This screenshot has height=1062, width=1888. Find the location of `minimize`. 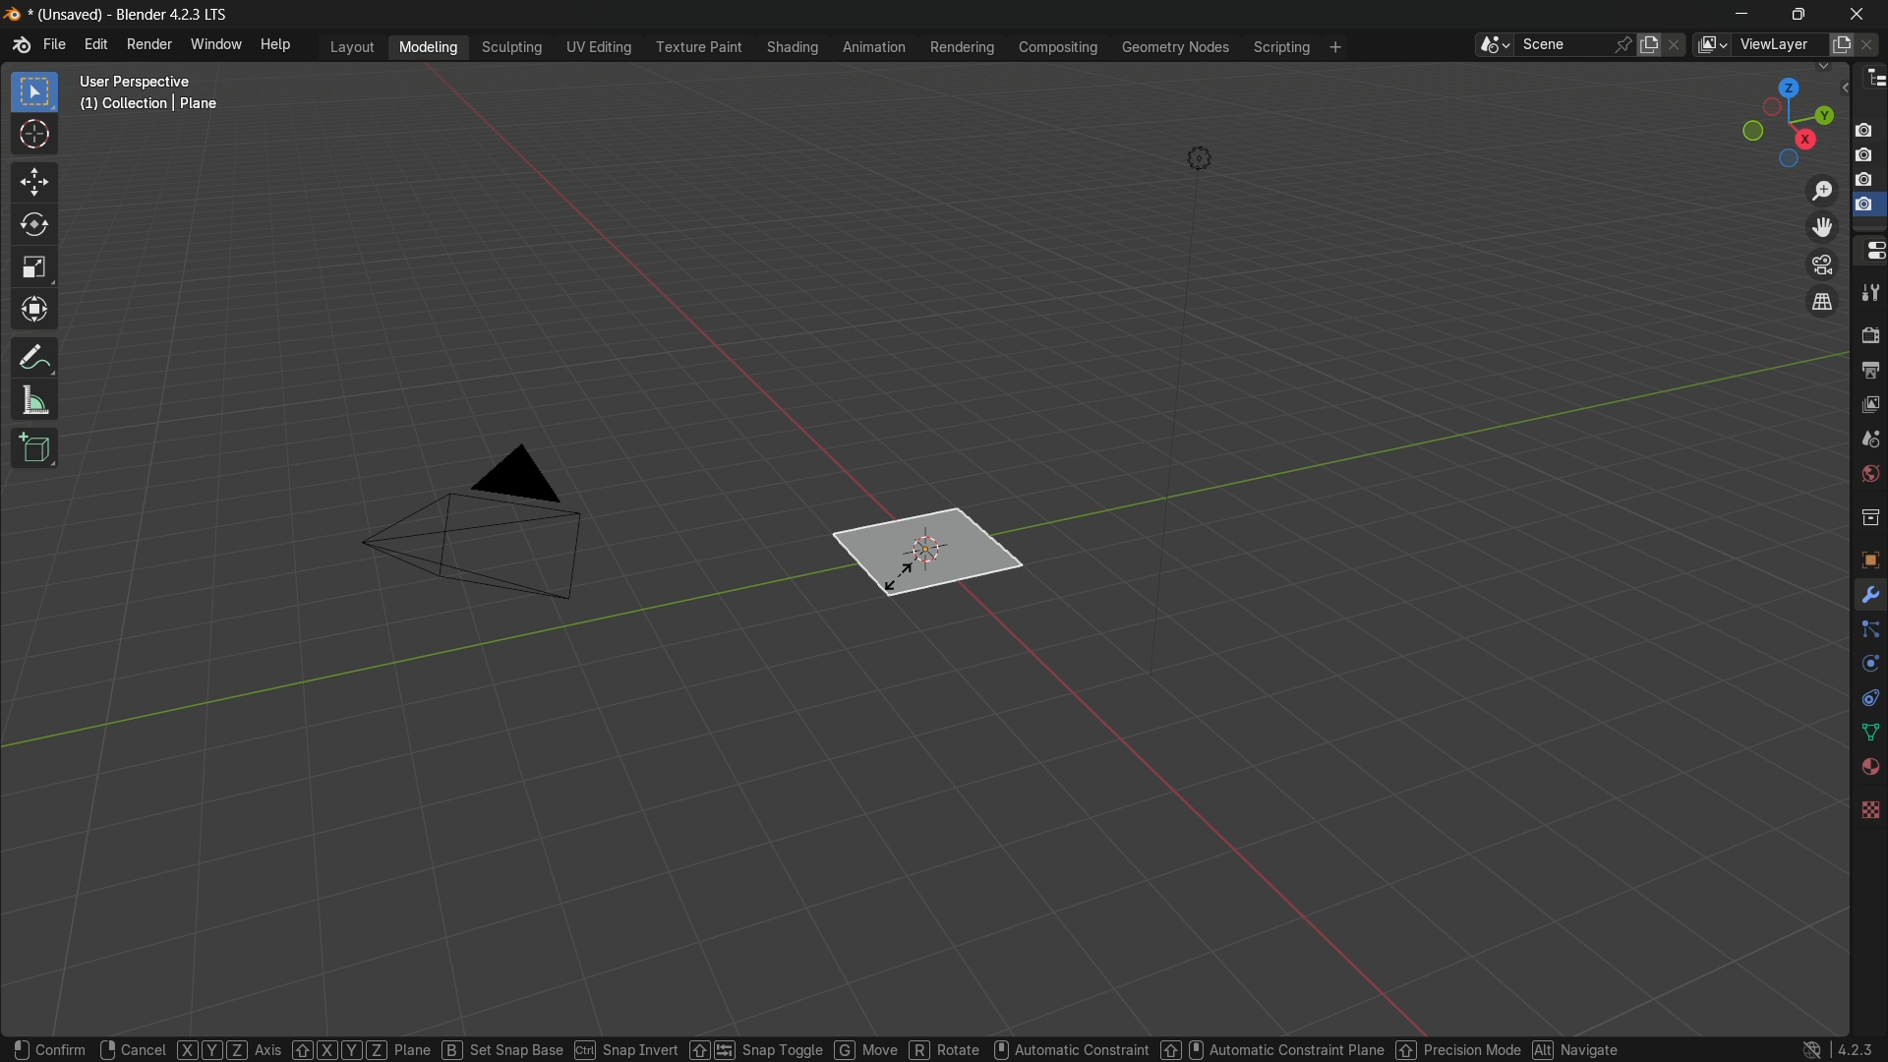

minimize is located at coordinates (1741, 14).